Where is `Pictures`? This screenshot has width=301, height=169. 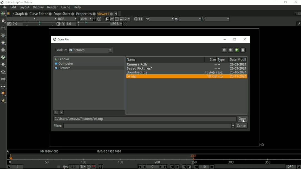 Pictures is located at coordinates (63, 69).